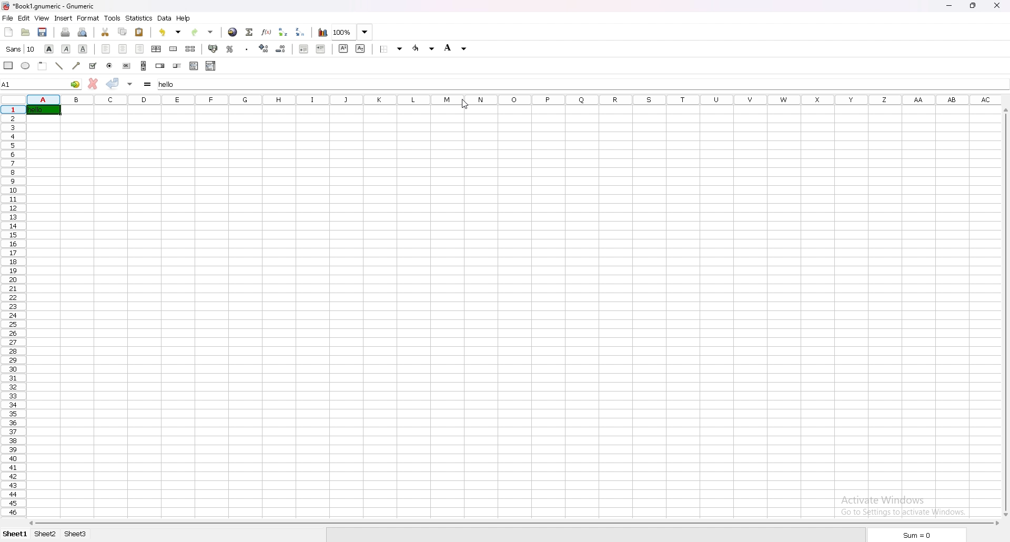 Image resolution: width=1010 pixels, height=542 pixels. Describe the element at coordinates (458, 49) in the screenshot. I see `background` at that location.